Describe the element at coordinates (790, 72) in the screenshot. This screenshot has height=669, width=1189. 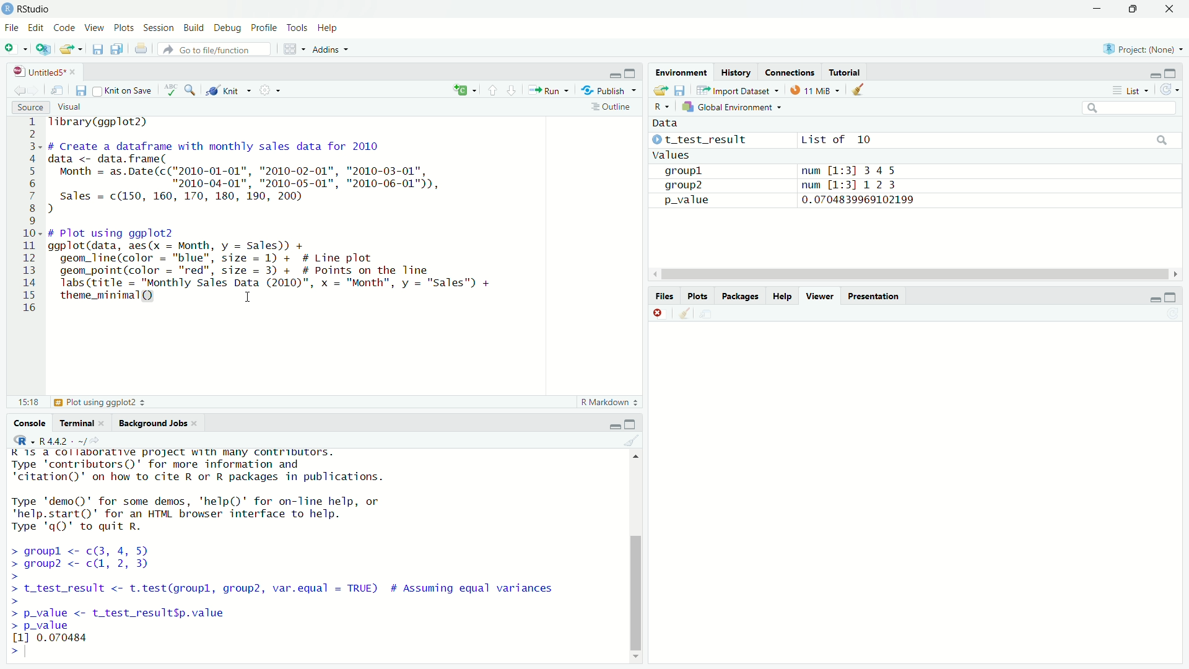
I see `Connections.` at that location.